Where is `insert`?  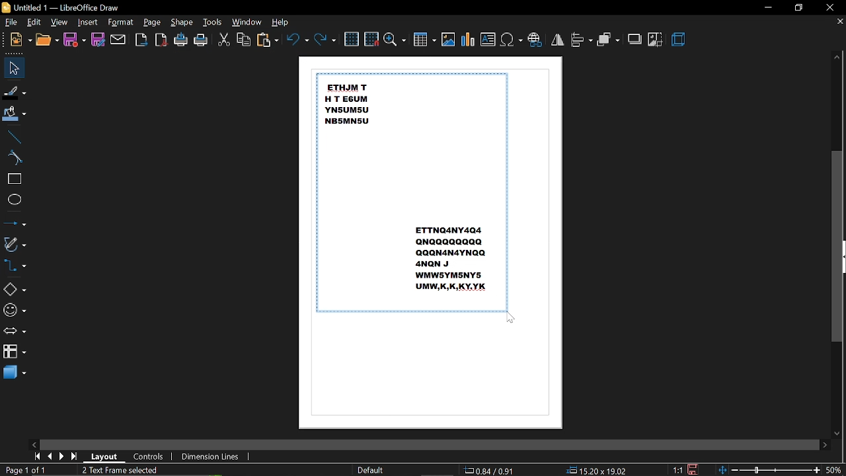
insert is located at coordinates (88, 22).